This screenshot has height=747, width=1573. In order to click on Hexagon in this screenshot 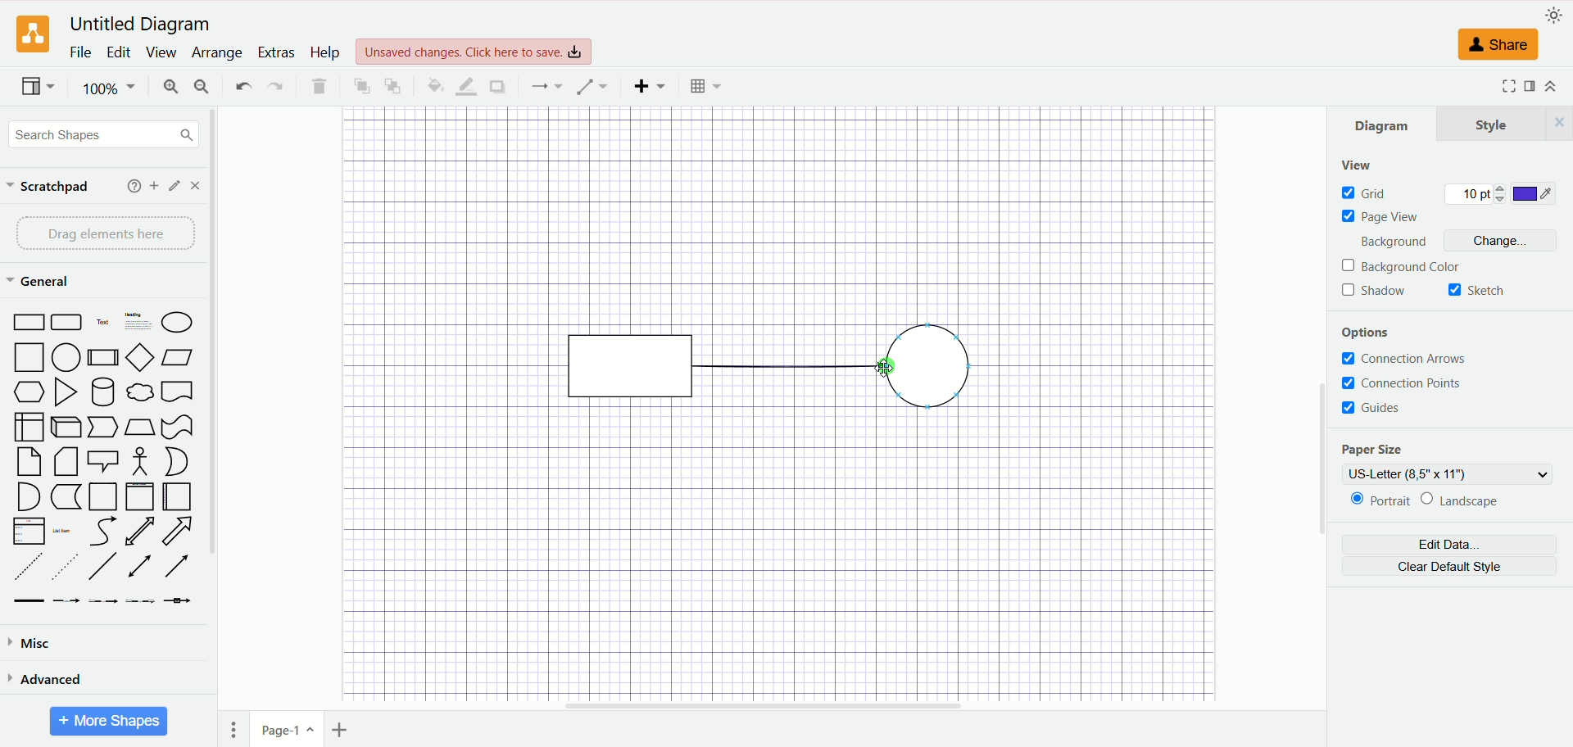, I will do `click(29, 393)`.